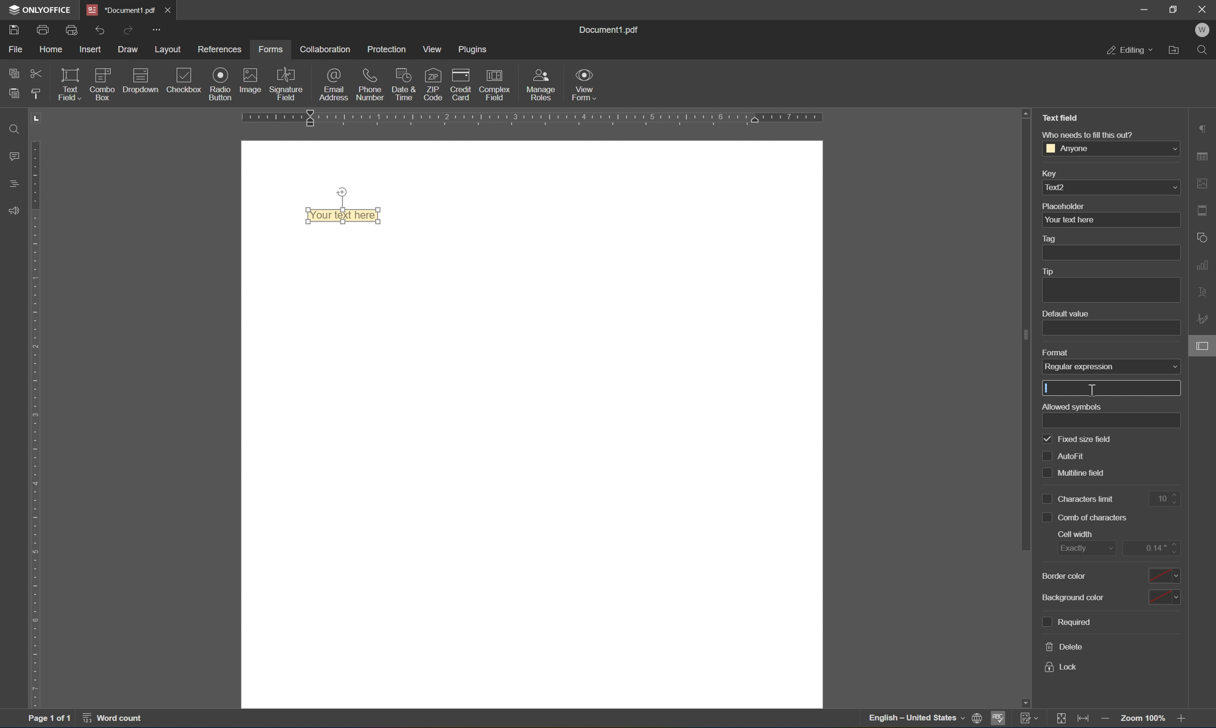 Image resolution: width=1216 pixels, height=728 pixels. I want to click on auto fill, so click(1063, 456).